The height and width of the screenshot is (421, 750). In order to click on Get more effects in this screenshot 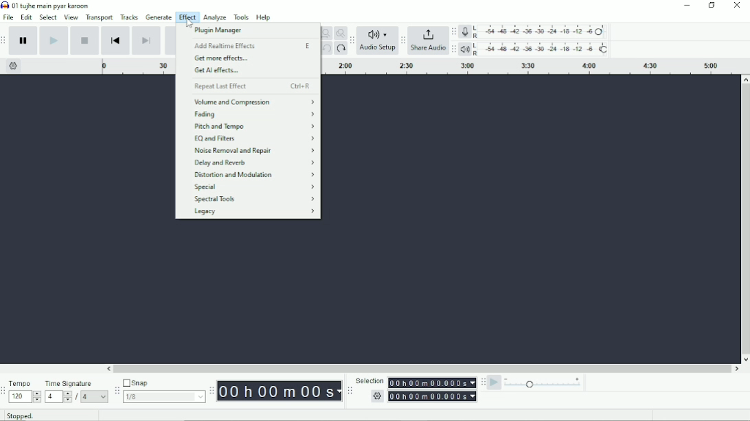, I will do `click(223, 59)`.